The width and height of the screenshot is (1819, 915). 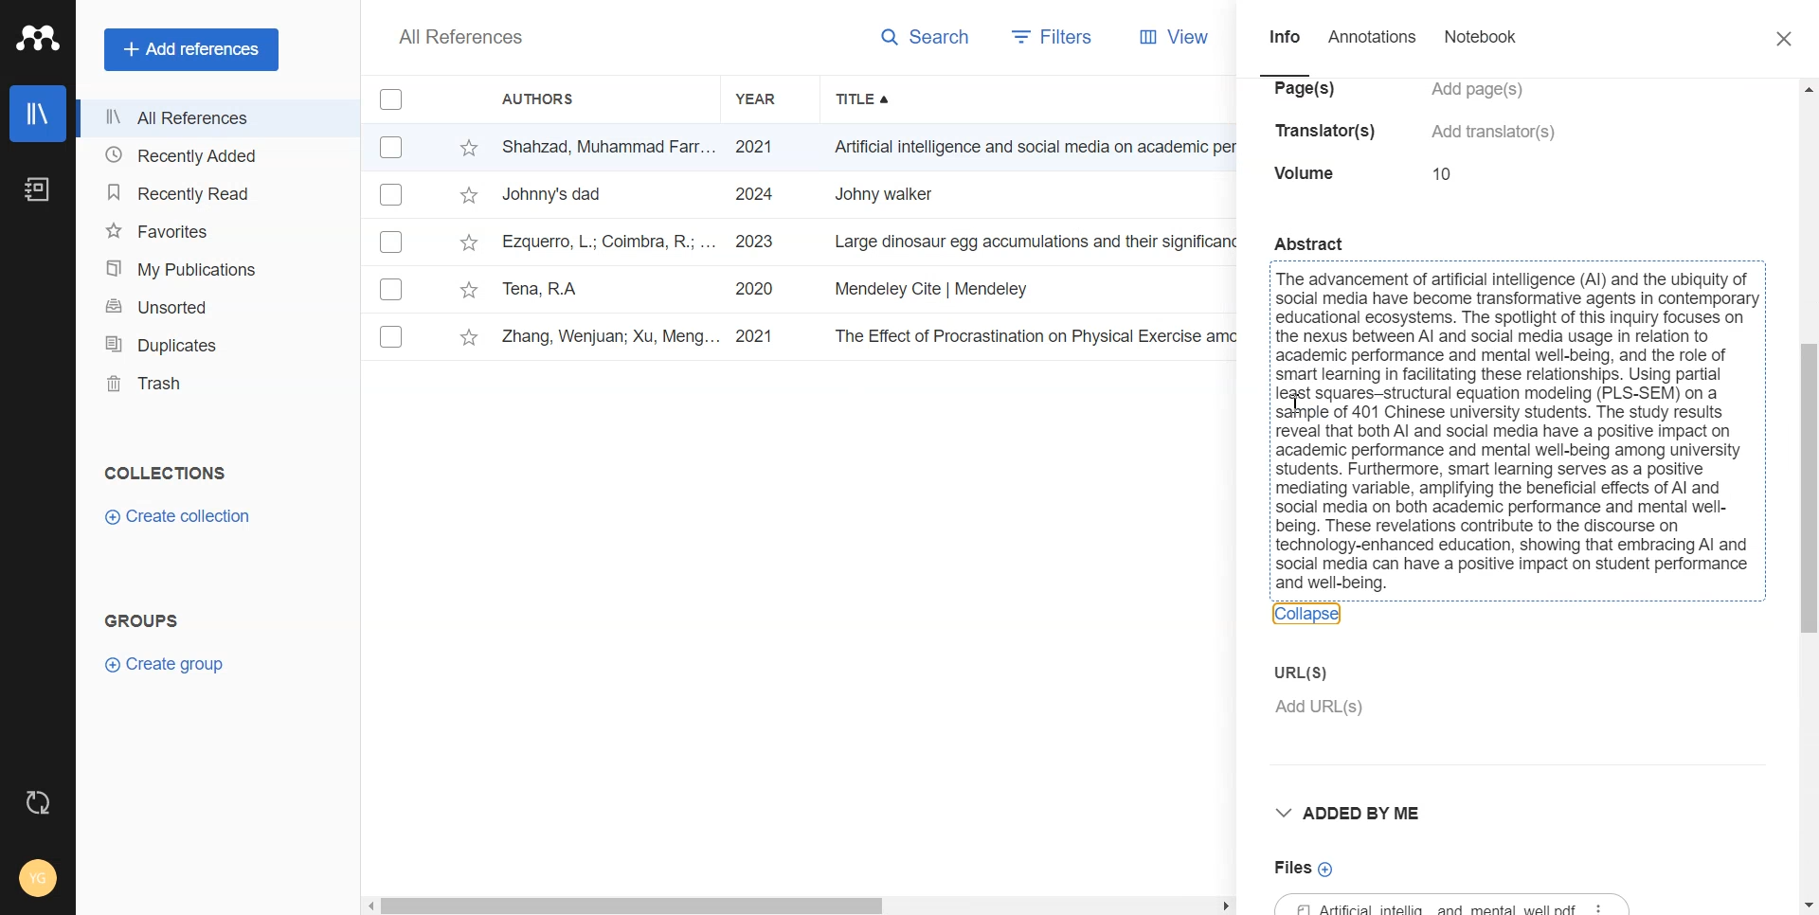 I want to click on My Publications, so click(x=204, y=270).